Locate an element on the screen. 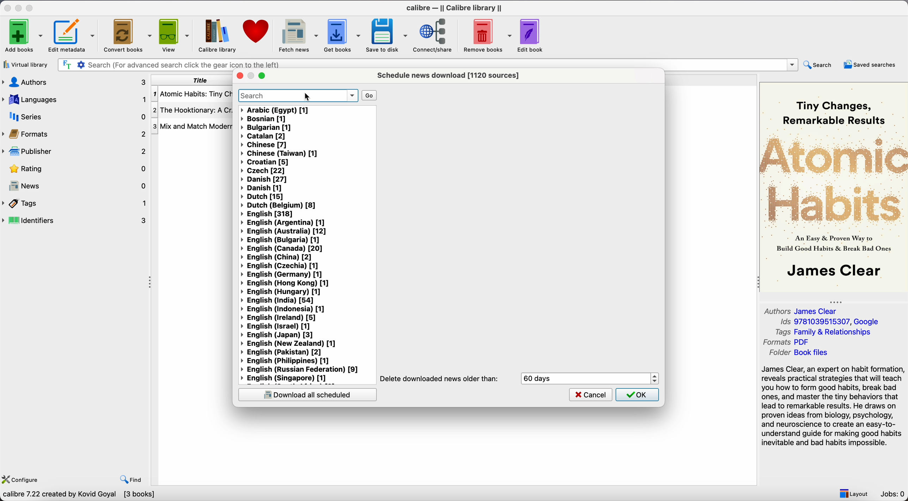 The width and height of the screenshot is (908, 501). synopsis is located at coordinates (834, 407).